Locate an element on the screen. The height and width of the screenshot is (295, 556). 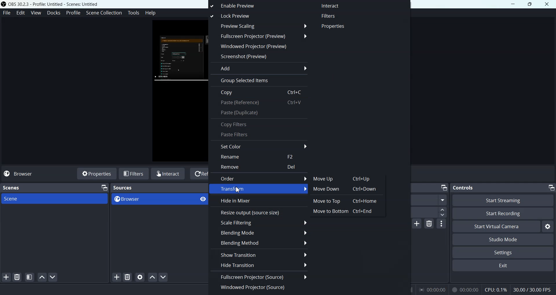
Open source Properties is located at coordinates (140, 277).